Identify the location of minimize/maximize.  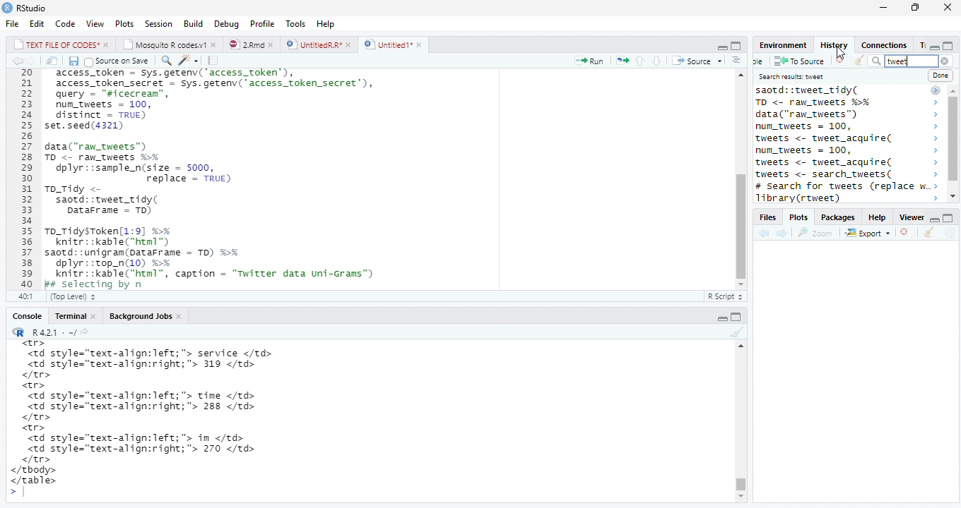
(944, 216).